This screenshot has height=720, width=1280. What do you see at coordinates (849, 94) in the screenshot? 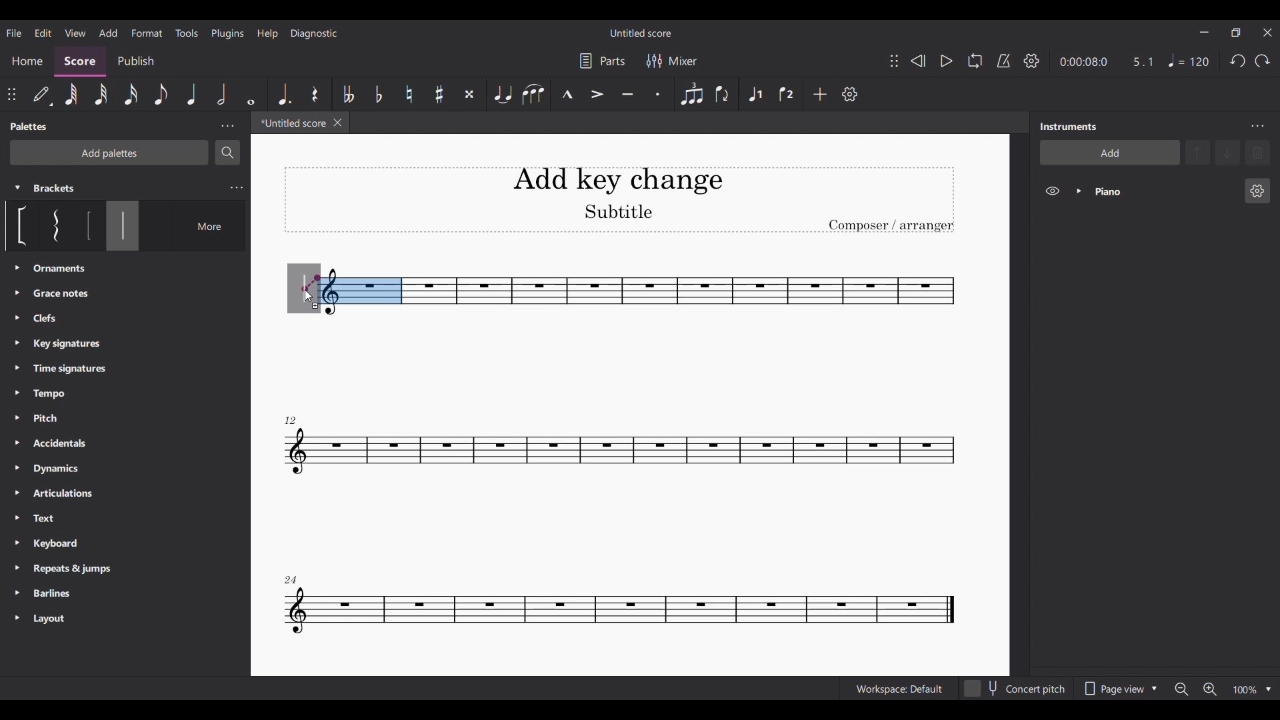
I see `Customize toolbar` at bounding box center [849, 94].